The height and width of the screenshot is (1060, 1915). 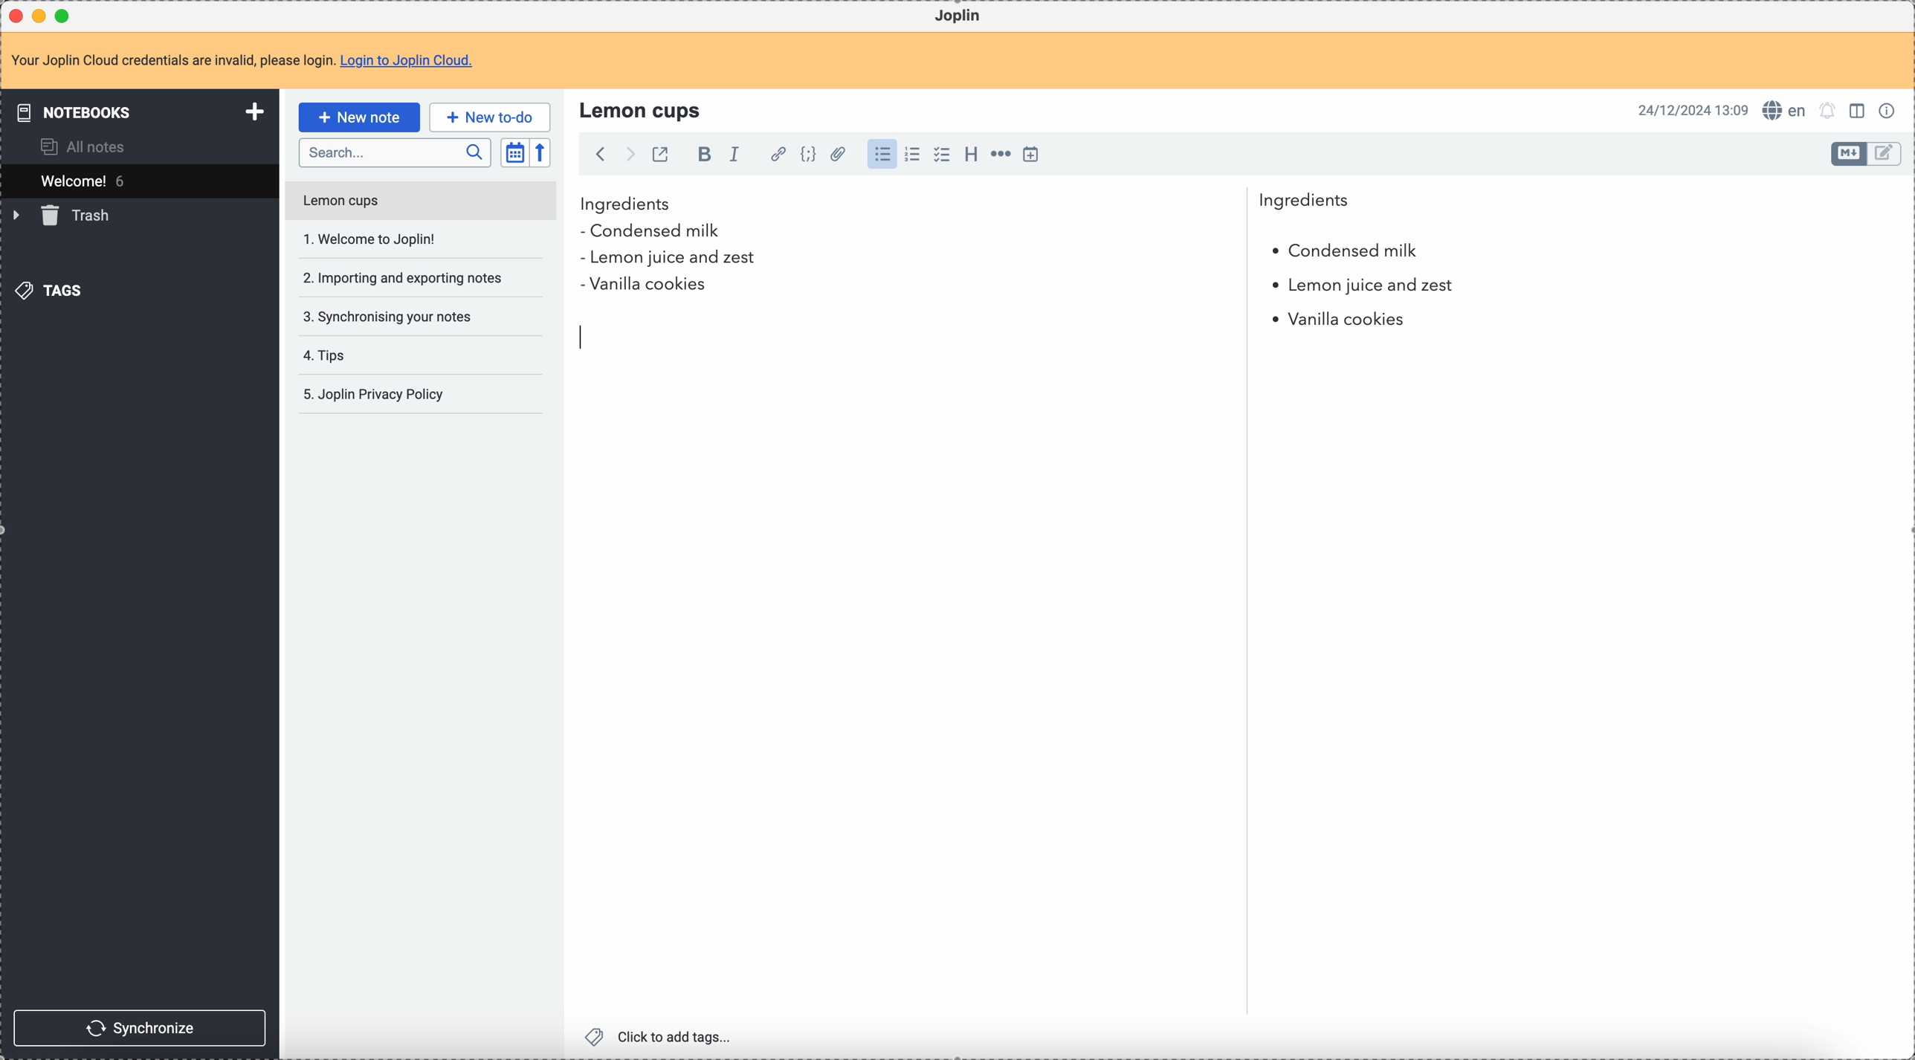 I want to click on insert time, so click(x=1030, y=154).